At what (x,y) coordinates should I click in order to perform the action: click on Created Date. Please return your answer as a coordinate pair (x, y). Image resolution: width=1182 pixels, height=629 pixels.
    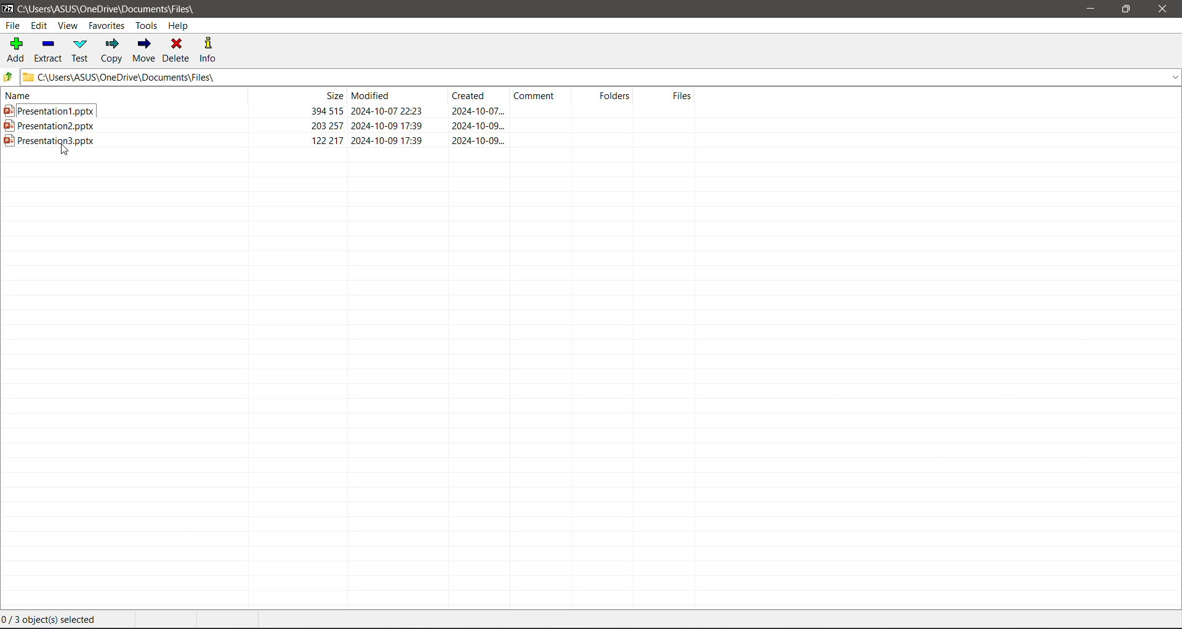
    Looking at the image, I should click on (480, 97).